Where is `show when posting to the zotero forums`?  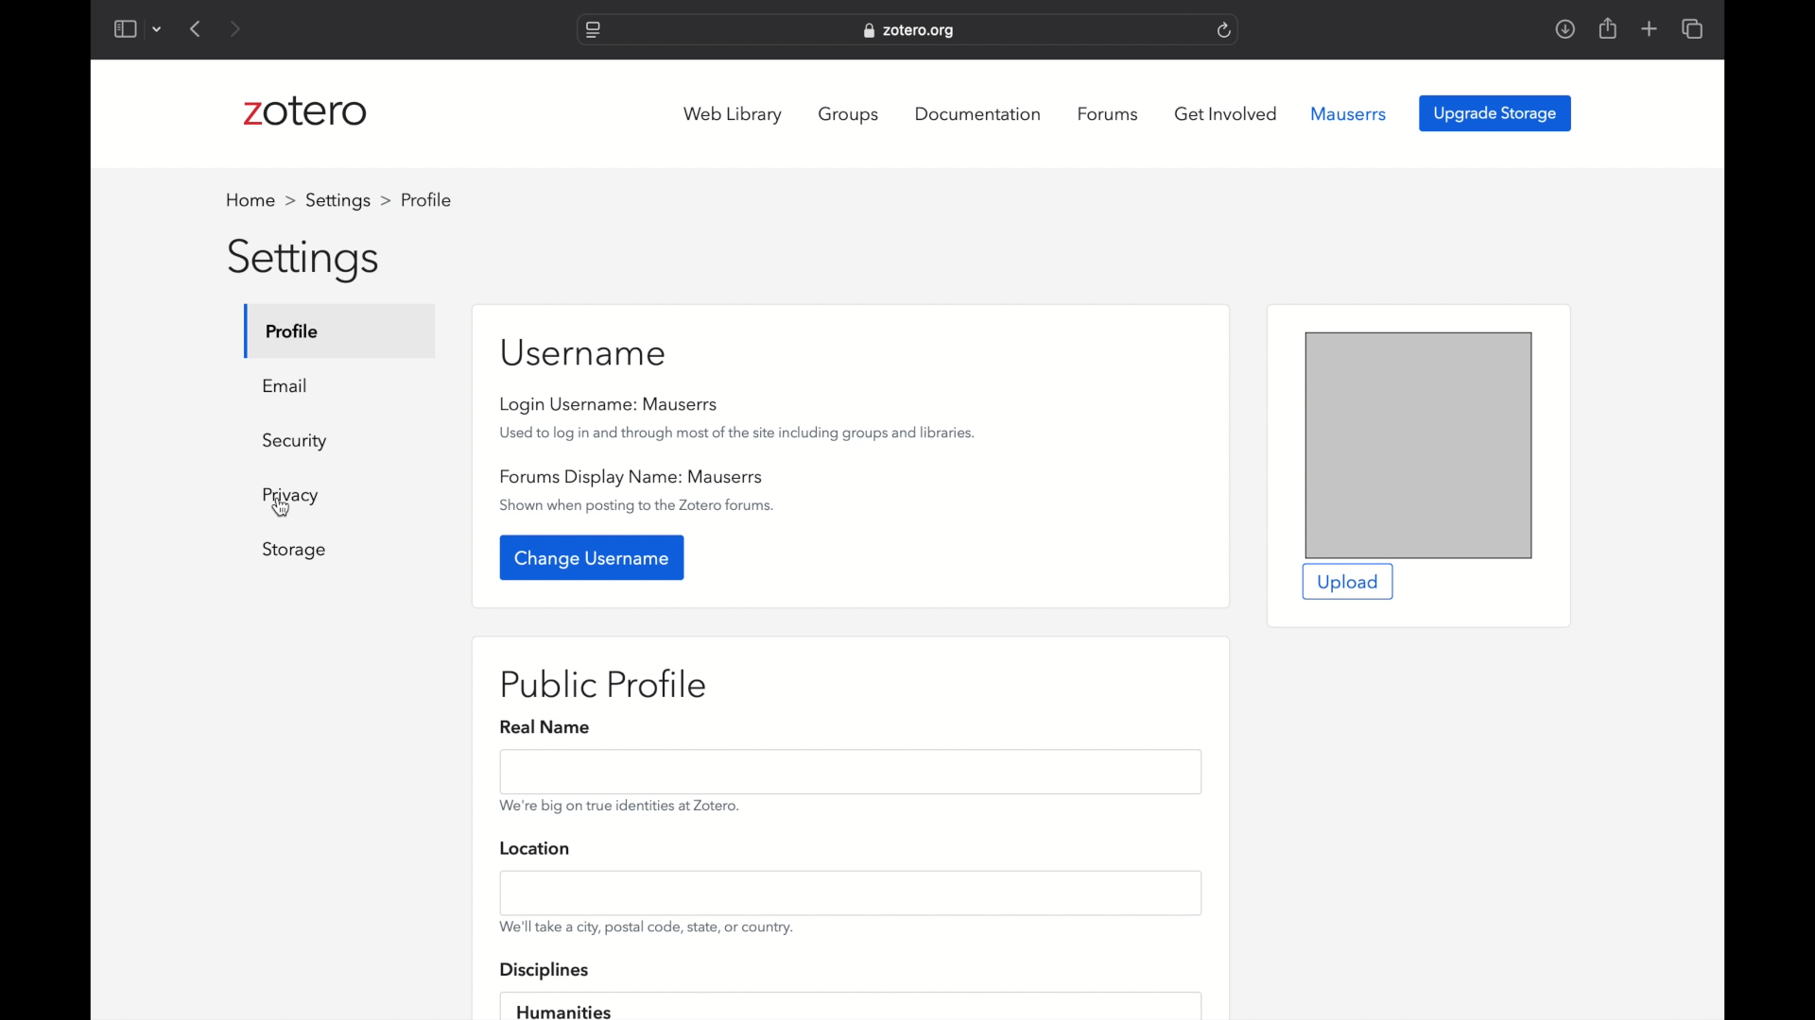 show when posting to the zotero forums is located at coordinates (639, 506).